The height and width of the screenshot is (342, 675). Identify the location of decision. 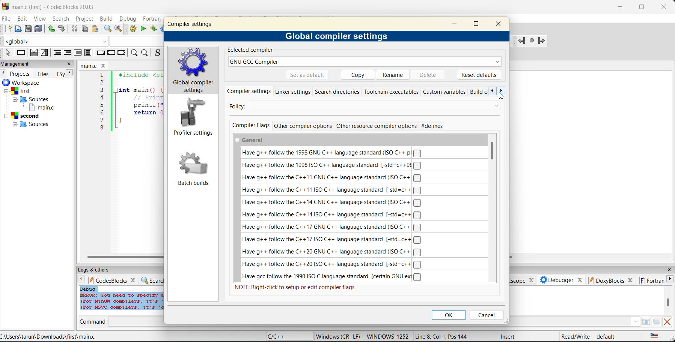
(34, 53).